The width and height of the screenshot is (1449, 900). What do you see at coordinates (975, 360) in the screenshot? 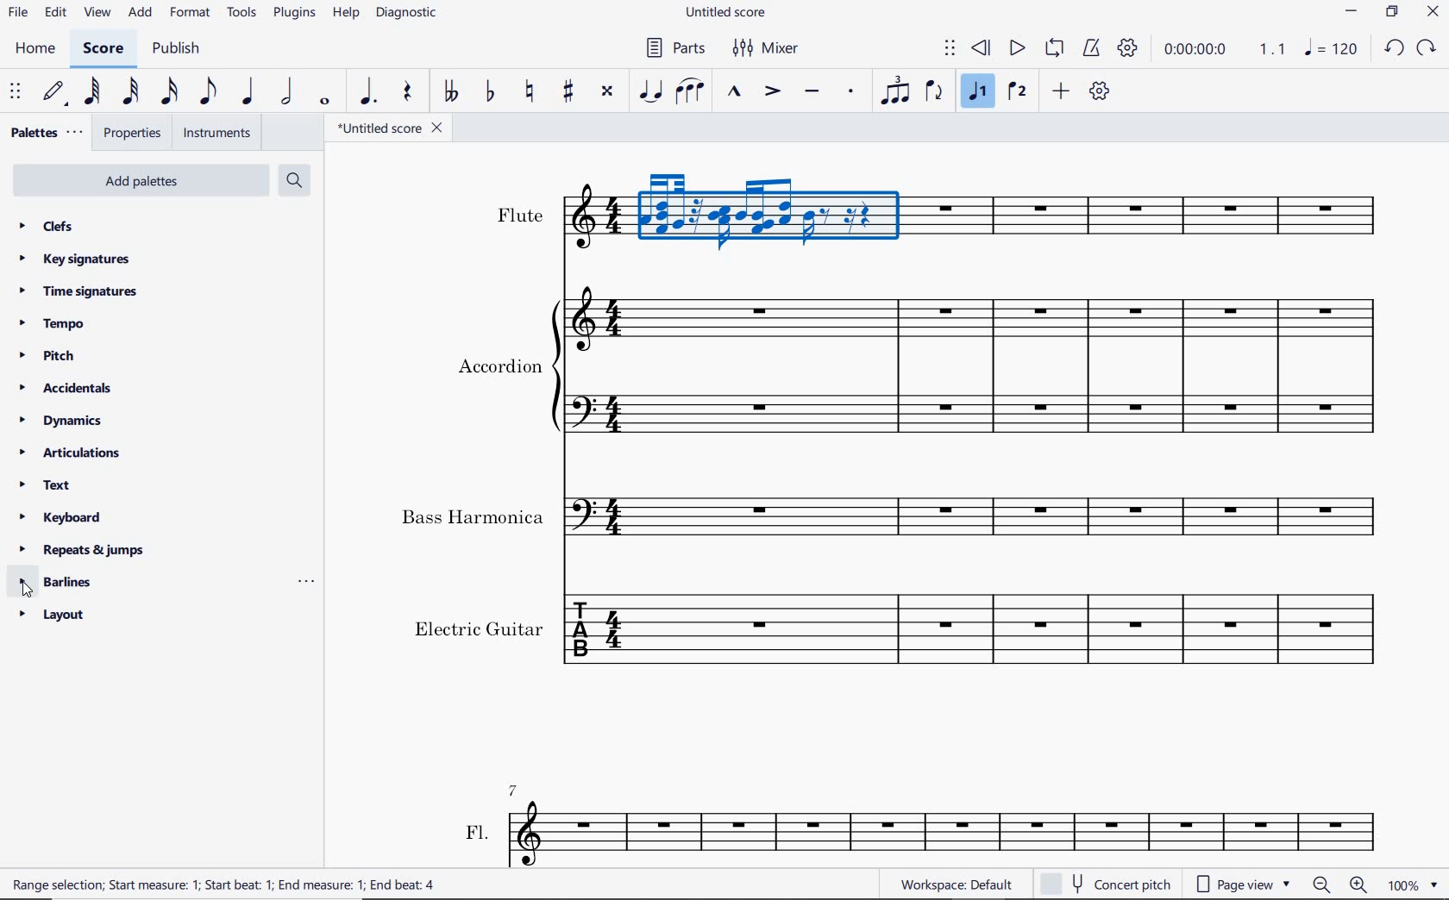
I see `Instrument: Accordion` at bounding box center [975, 360].